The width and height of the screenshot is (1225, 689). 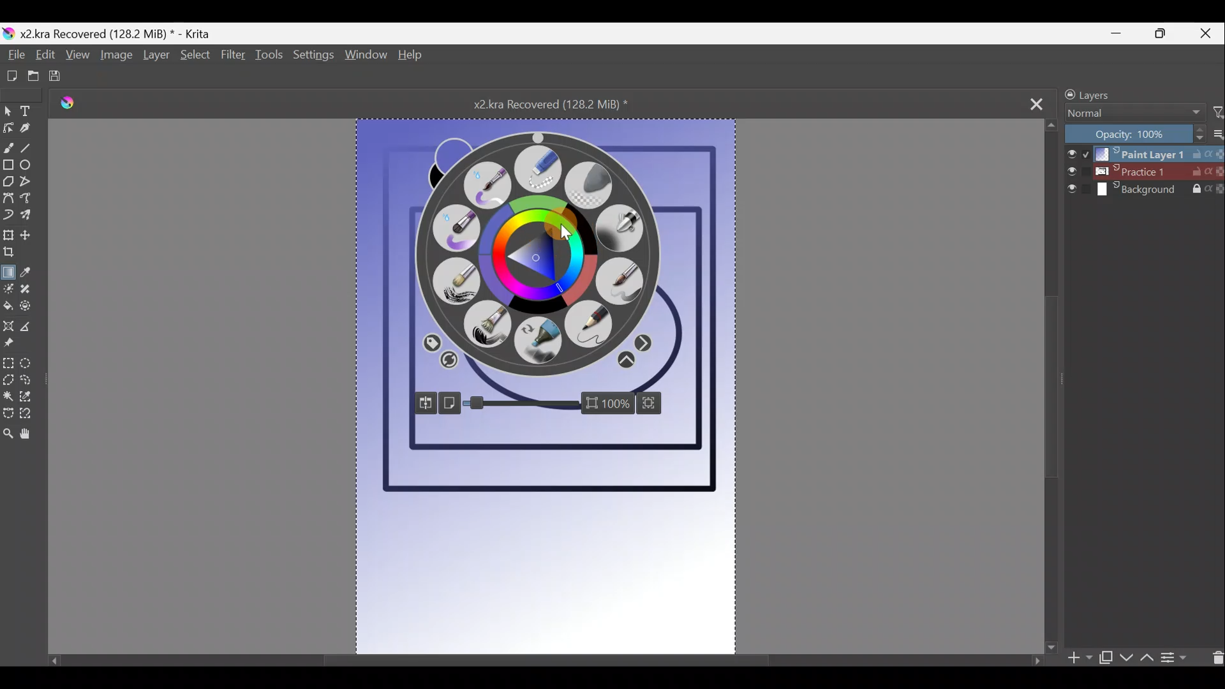 I want to click on Elliptical selection tool, so click(x=29, y=365).